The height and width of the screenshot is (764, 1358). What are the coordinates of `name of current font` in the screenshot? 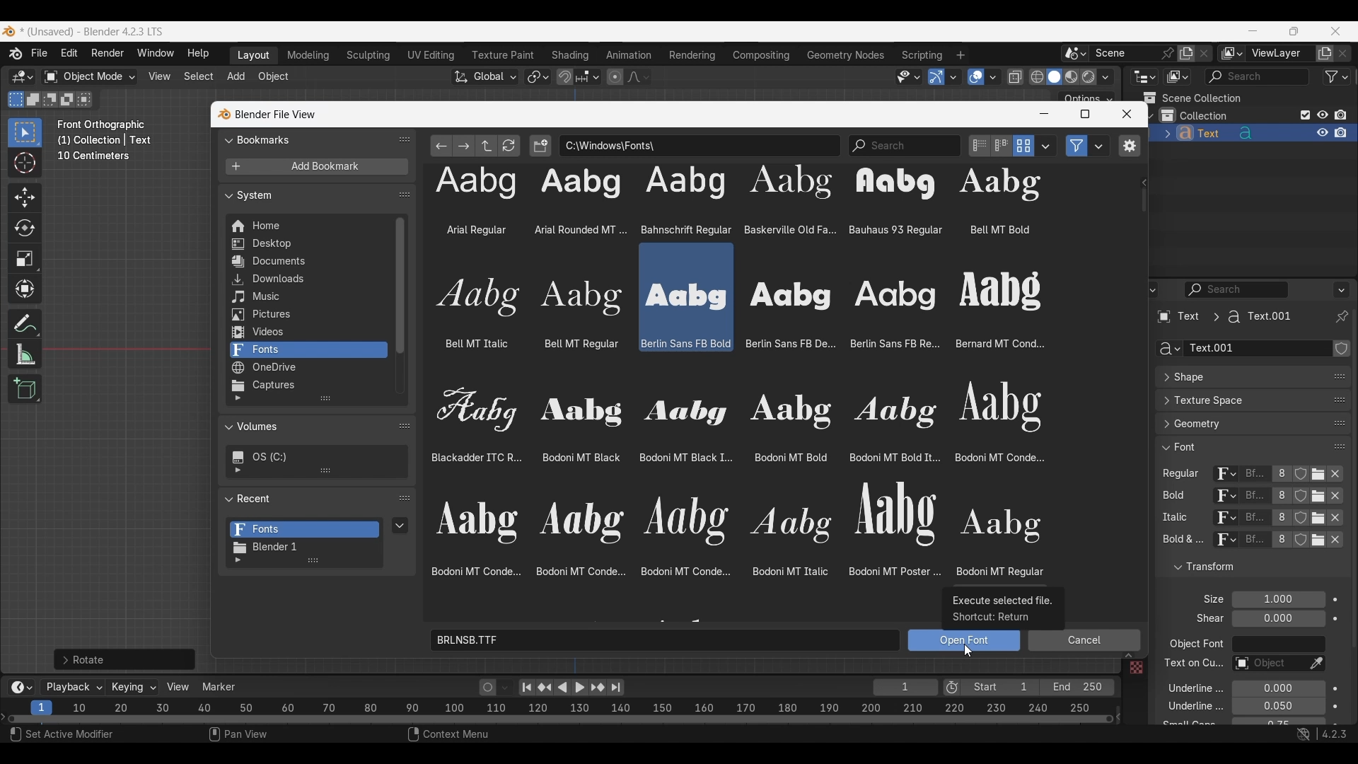 It's located at (1255, 545).